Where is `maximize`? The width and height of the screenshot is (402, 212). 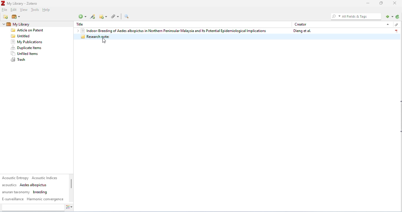
maximize is located at coordinates (381, 3).